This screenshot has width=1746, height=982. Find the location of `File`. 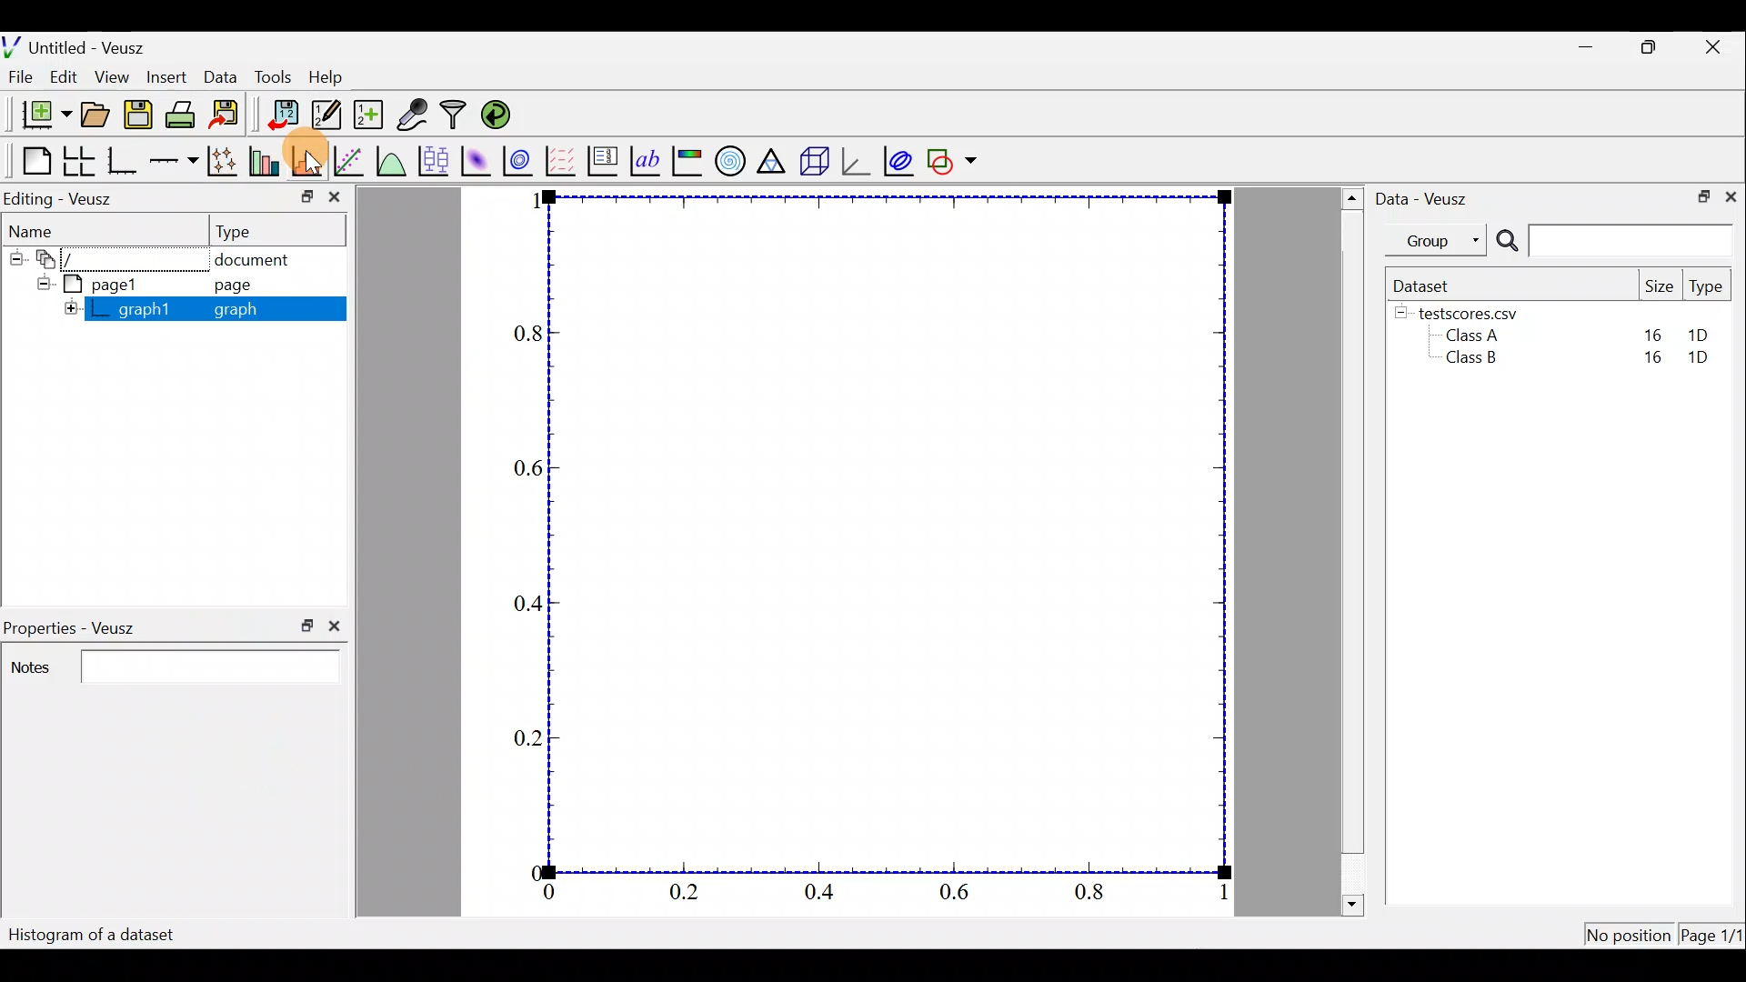

File is located at coordinates (23, 76).